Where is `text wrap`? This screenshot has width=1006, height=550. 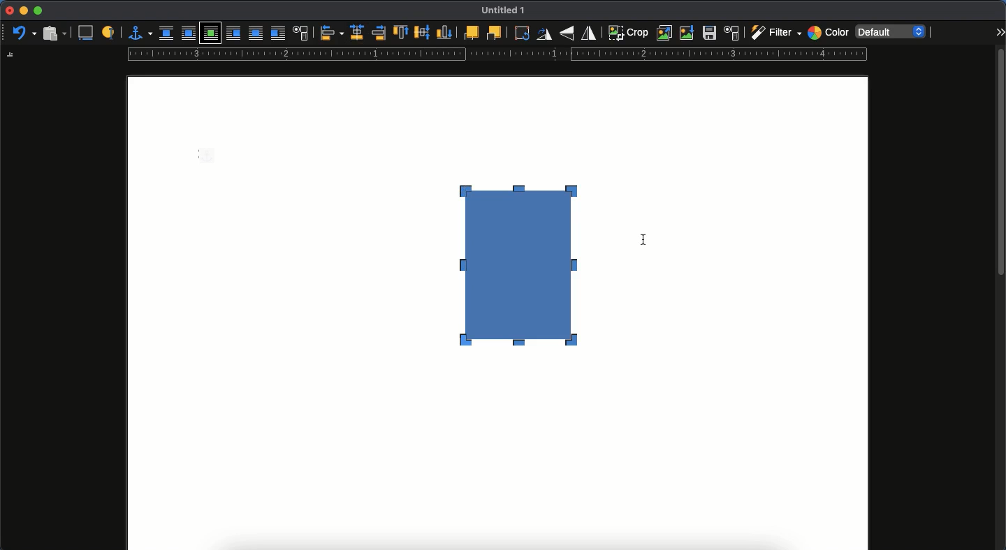
text wrap is located at coordinates (301, 34).